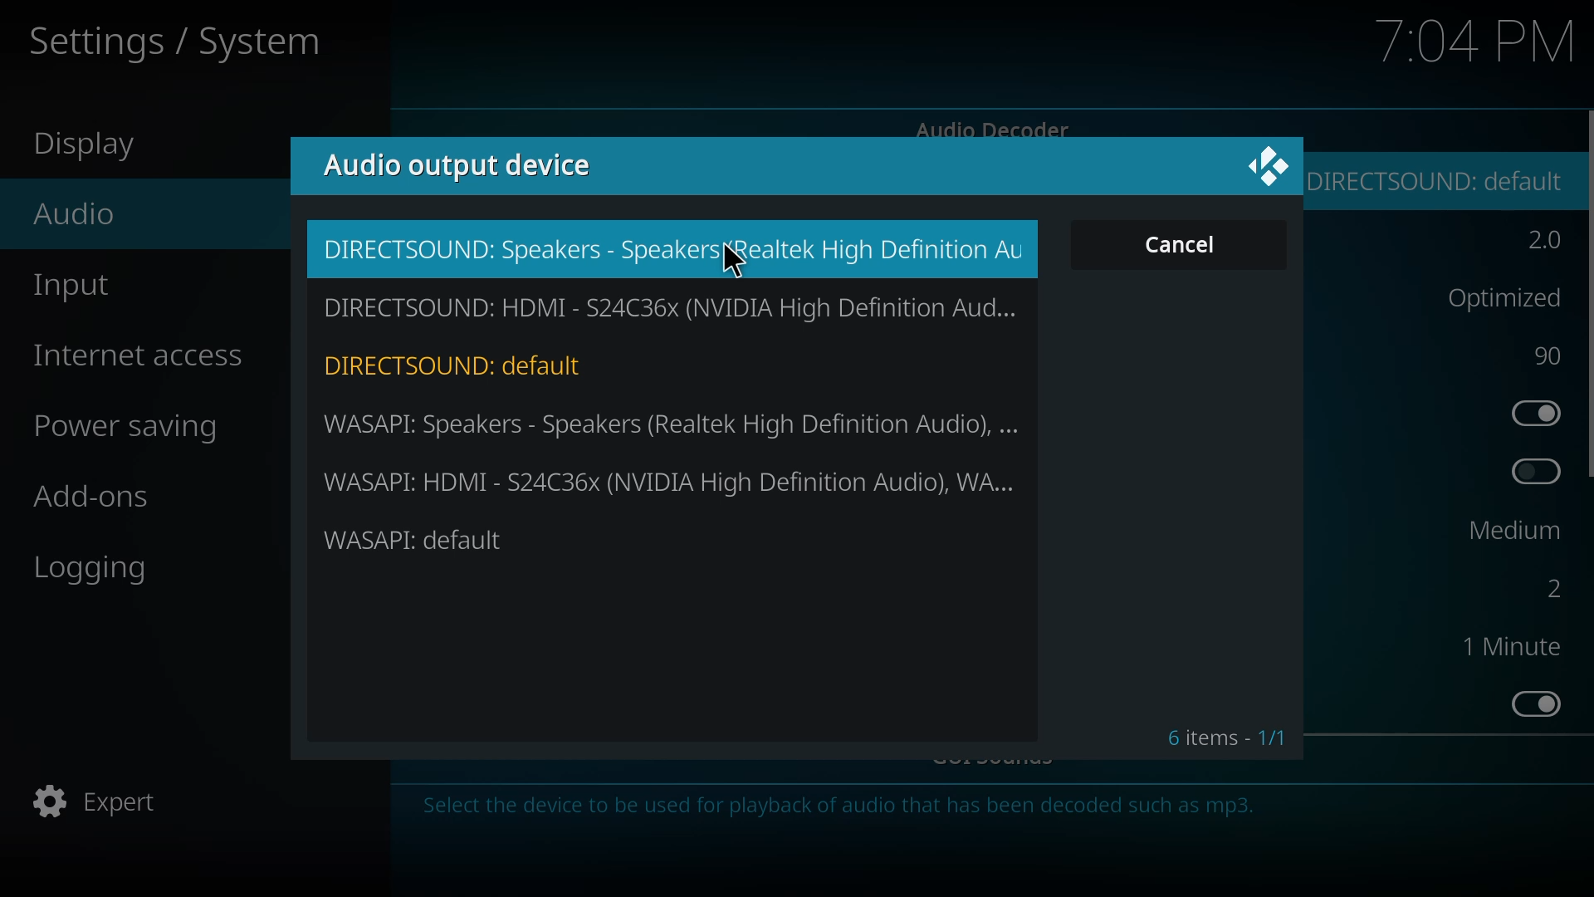 The image size is (1594, 897). I want to click on scroll  bar, so click(1592, 293).